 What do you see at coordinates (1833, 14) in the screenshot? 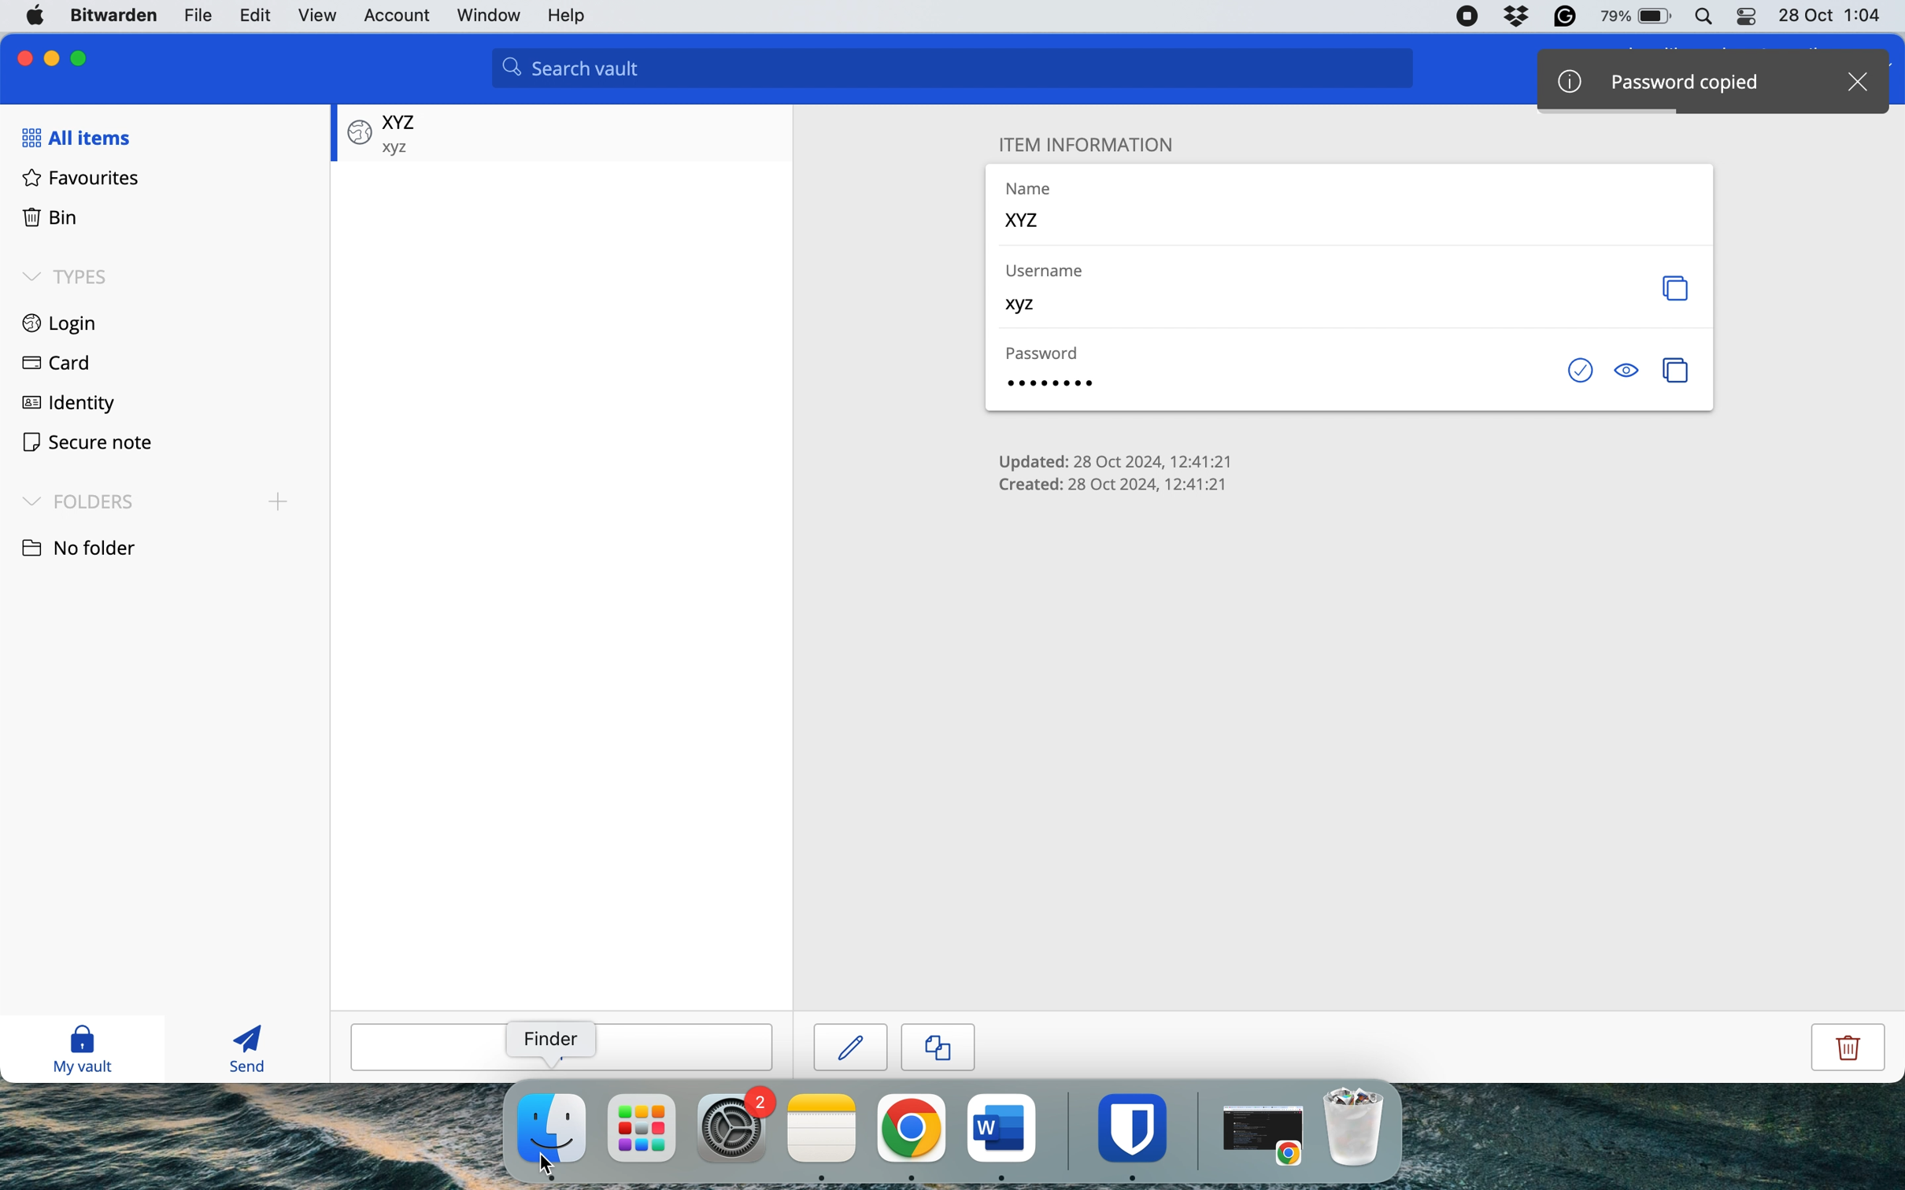
I see `date and time` at bounding box center [1833, 14].